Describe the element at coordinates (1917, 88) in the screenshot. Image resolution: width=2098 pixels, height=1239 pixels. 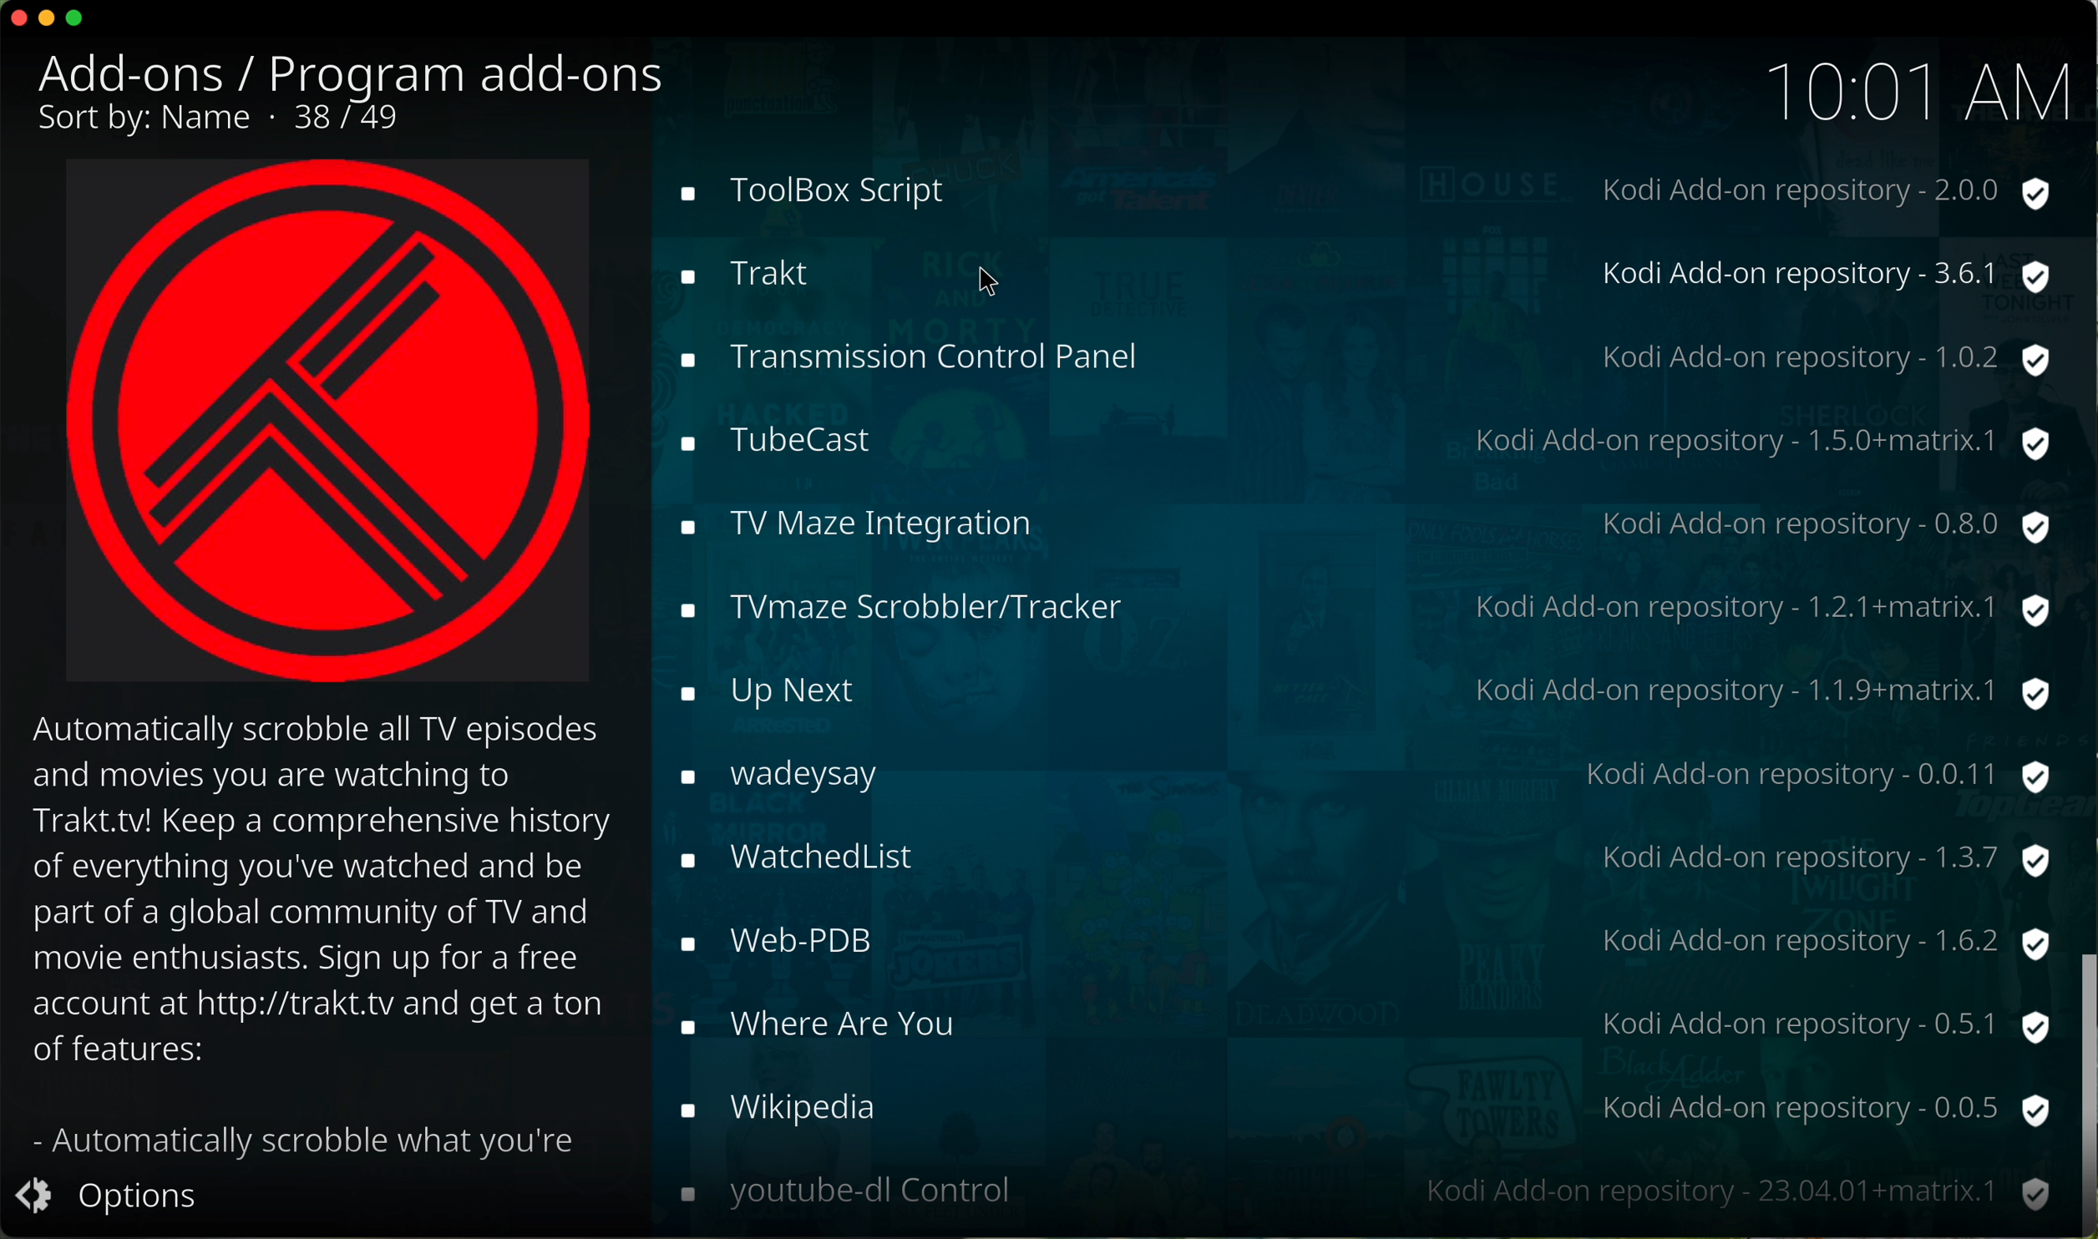
I see `10:01 AM` at that location.